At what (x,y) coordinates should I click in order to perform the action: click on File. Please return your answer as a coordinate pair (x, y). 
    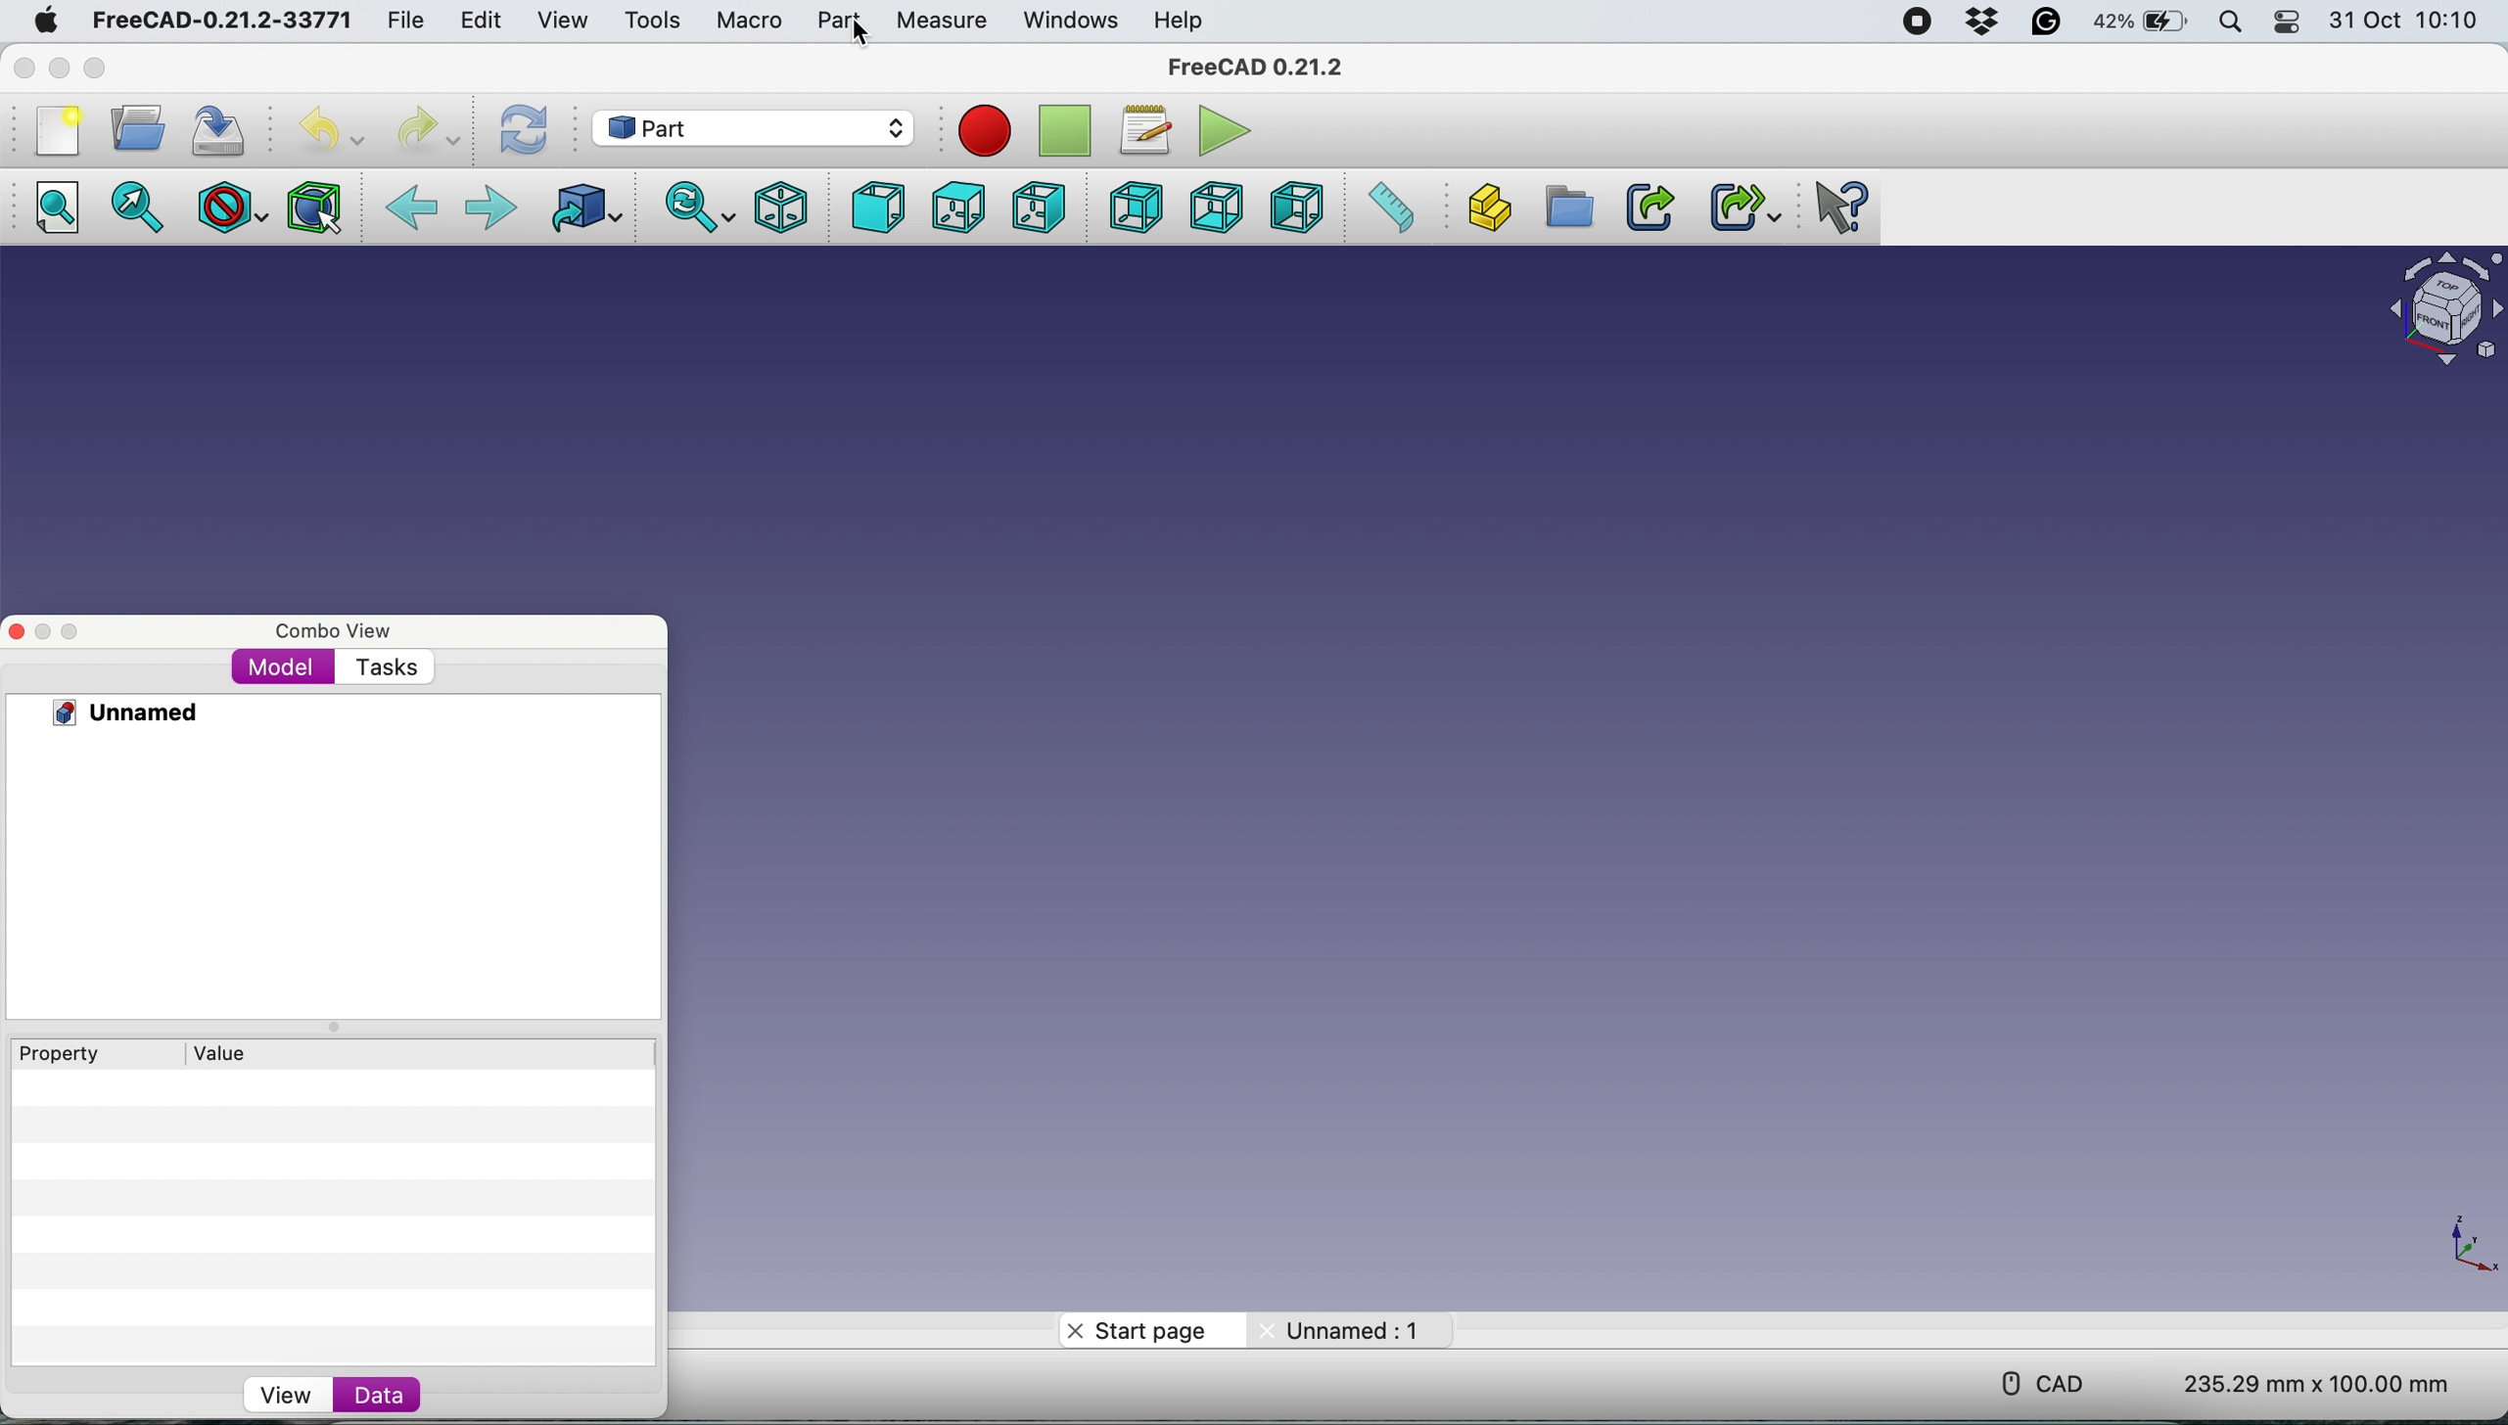
    Looking at the image, I should click on (405, 18).